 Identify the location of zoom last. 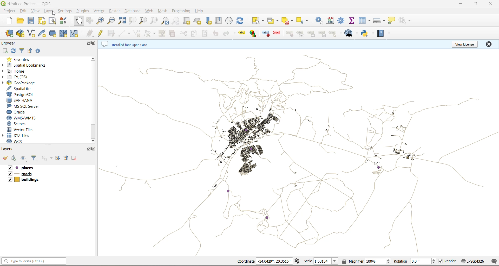
(165, 21).